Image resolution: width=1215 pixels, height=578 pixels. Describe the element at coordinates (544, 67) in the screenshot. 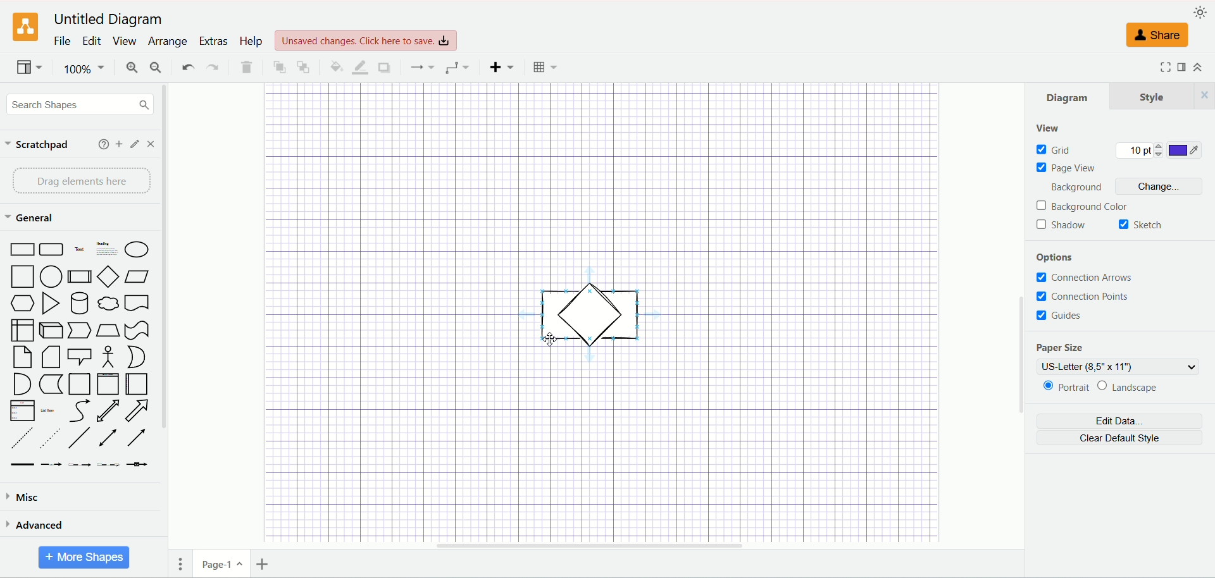

I see `Table` at that location.